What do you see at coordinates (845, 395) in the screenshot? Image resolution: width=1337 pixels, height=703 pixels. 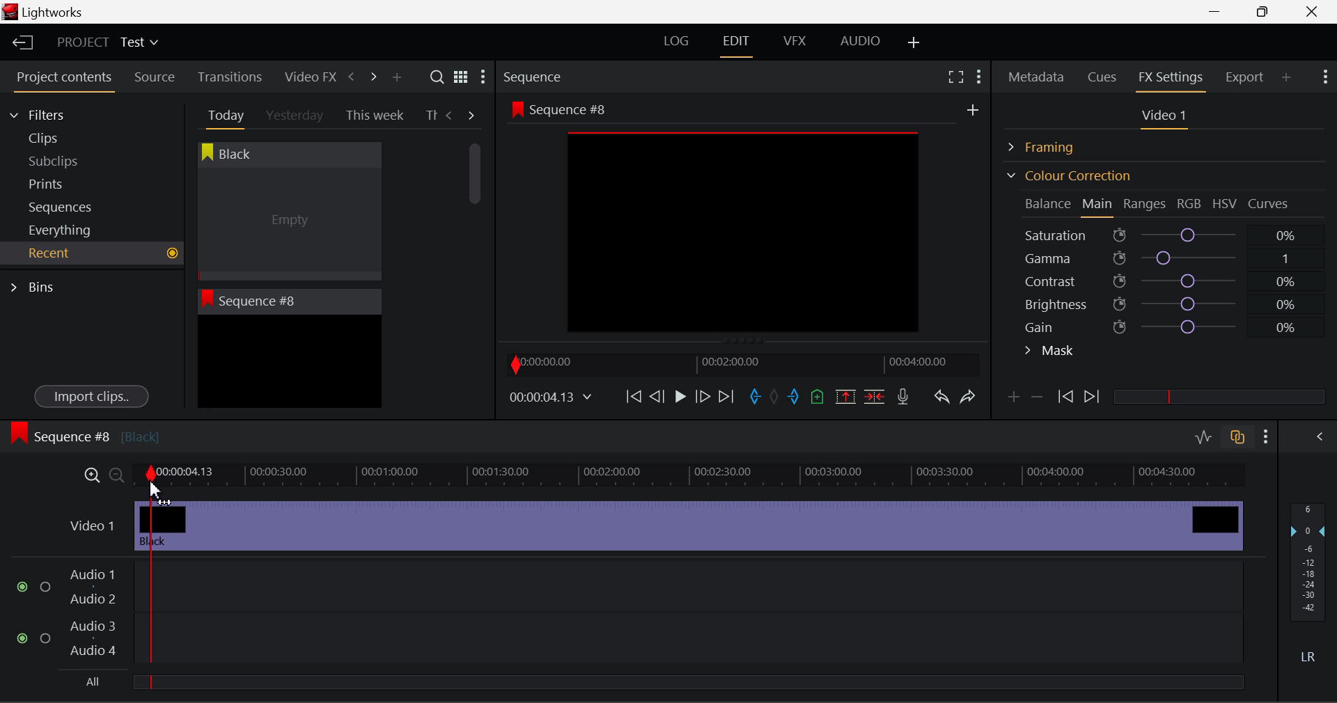 I see `Remove marked section` at bounding box center [845, 395].